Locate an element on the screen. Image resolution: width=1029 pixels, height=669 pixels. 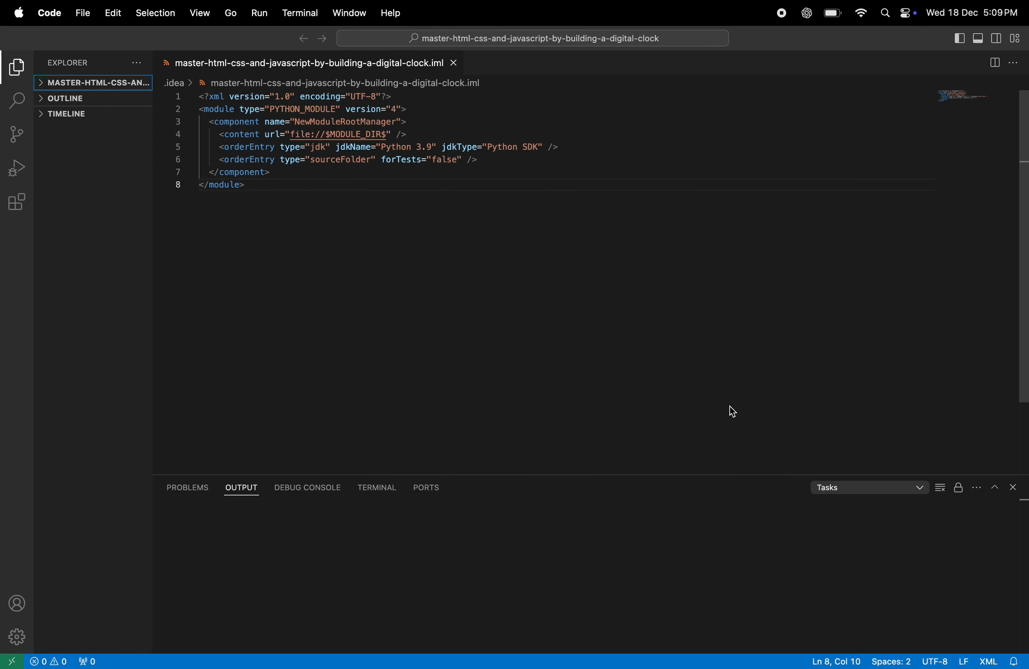
window is located at coordinates (348, 13).